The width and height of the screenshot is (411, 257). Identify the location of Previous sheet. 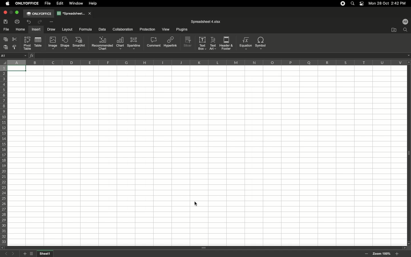
(7, 254).